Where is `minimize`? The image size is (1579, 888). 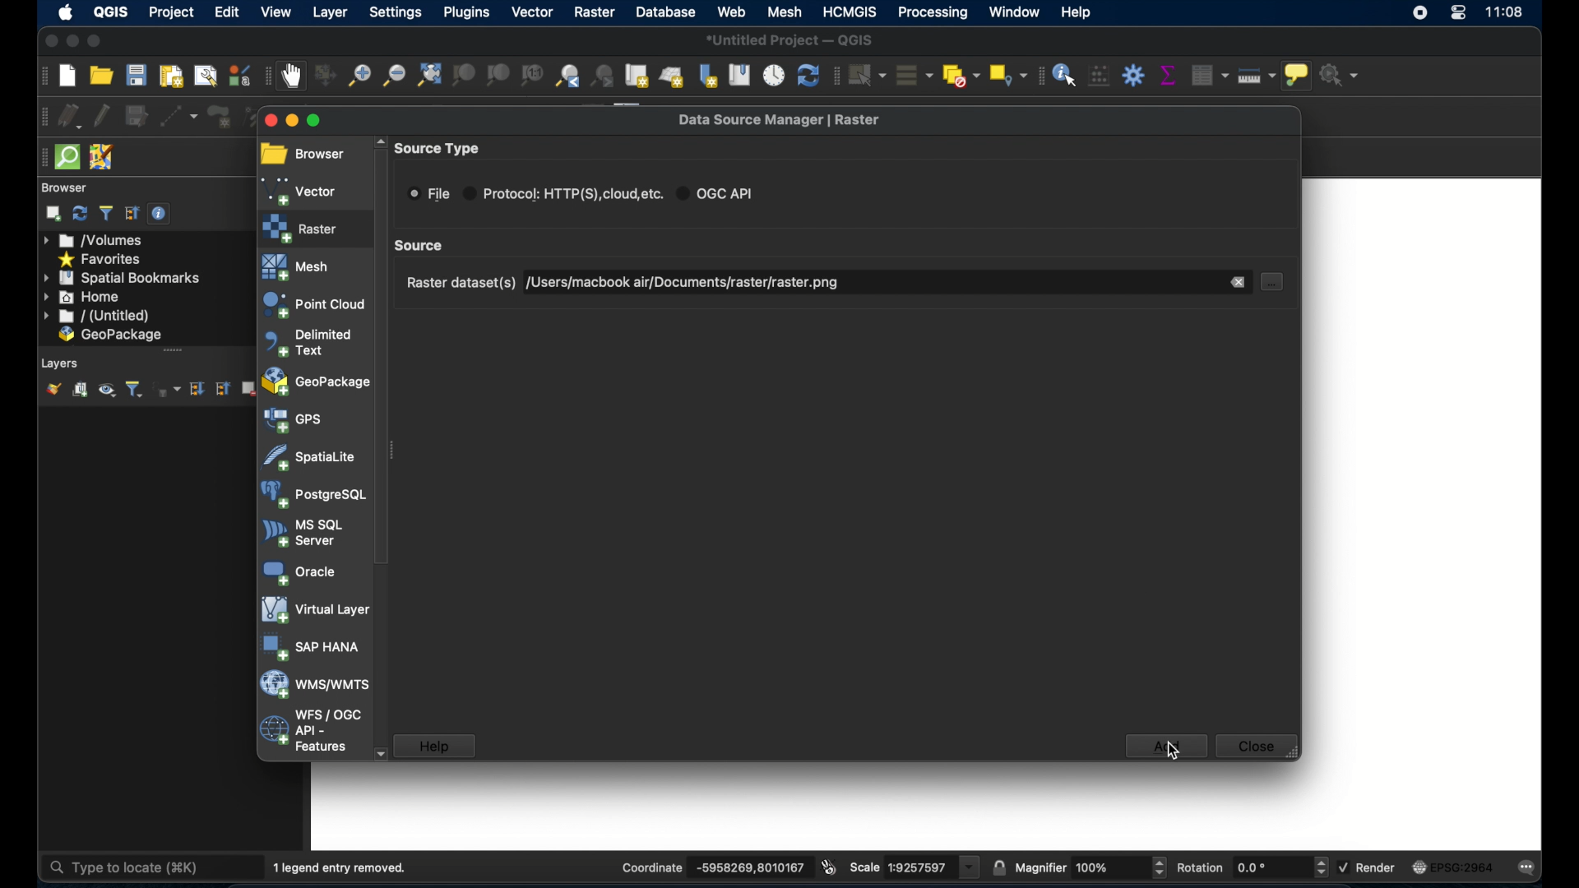 minimize is located at coordinates (289, 118).